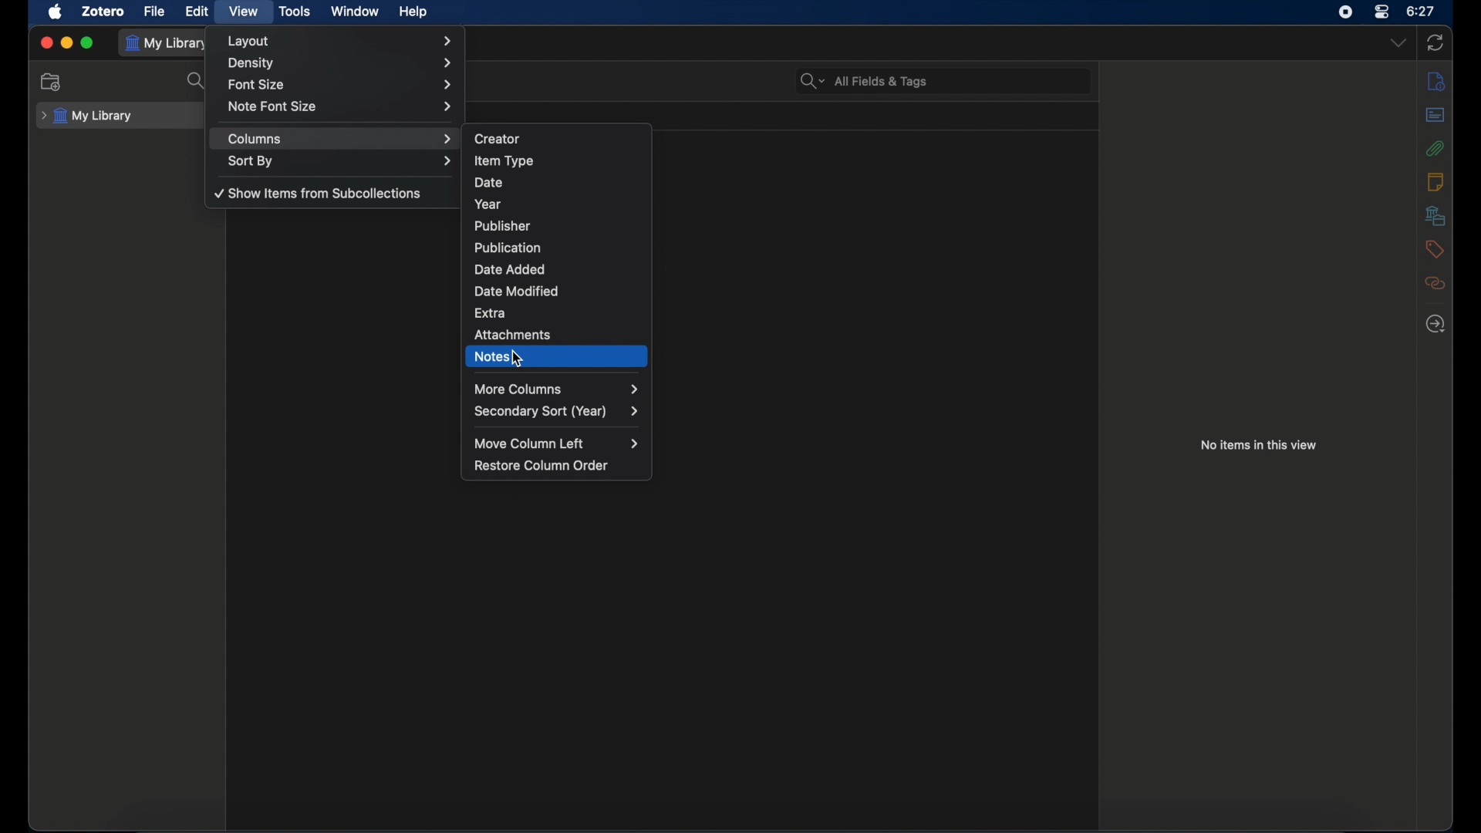  I want to click on minimize, so click(68, 43).